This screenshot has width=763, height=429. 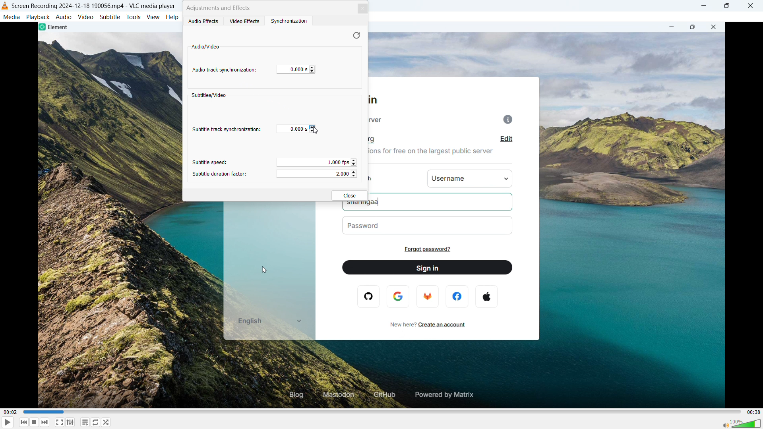 What do you see at coordinates (429, 250) in the screenshot?
I see `forgot password?` at bounding box center [429, 250].